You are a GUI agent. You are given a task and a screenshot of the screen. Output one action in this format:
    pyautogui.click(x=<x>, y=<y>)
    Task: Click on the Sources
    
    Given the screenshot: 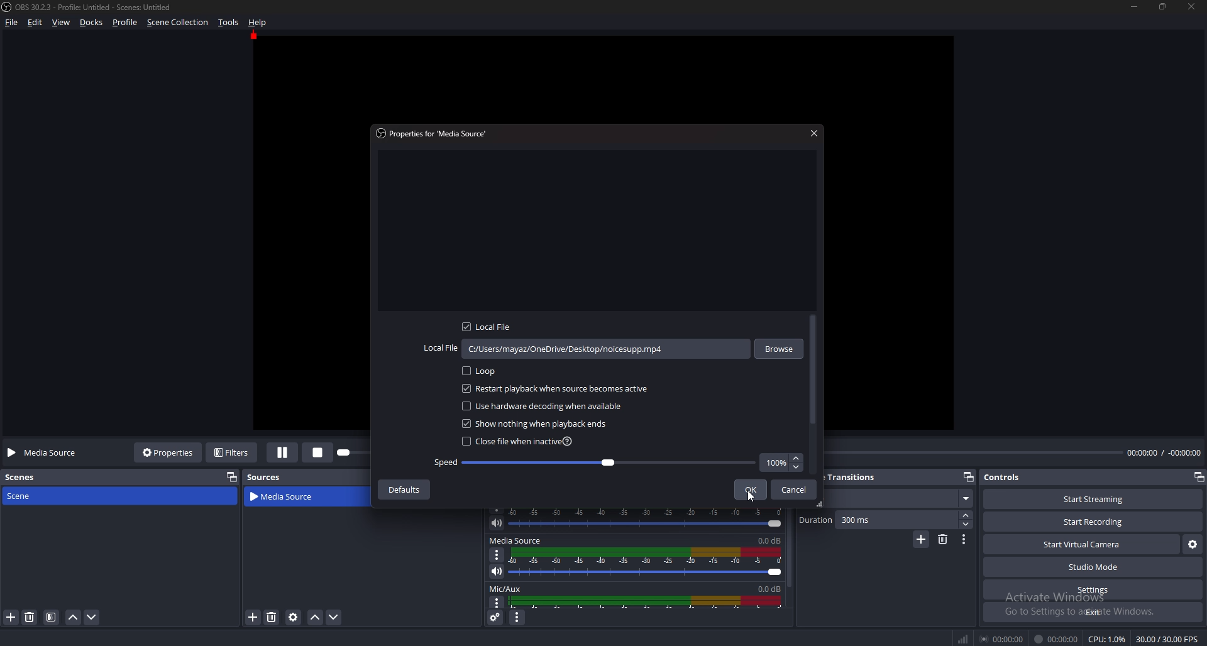 What is the action you would take?
    pyautogui.click(x=264, y=477)
    